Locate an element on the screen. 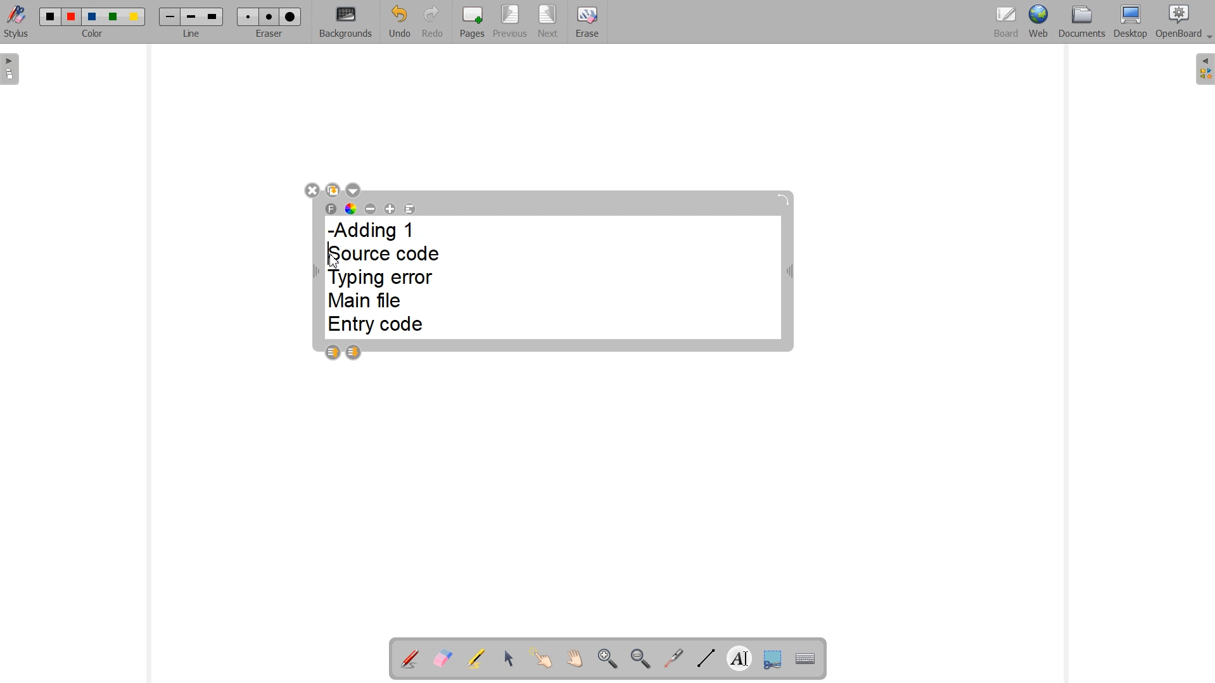 The image size is (1215, 683). Redo is located at coordinates (431, 21).